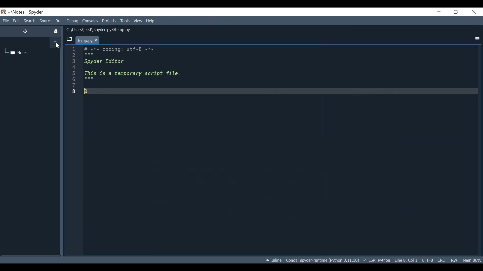  I want to click on Project Name, so click(17, 12).